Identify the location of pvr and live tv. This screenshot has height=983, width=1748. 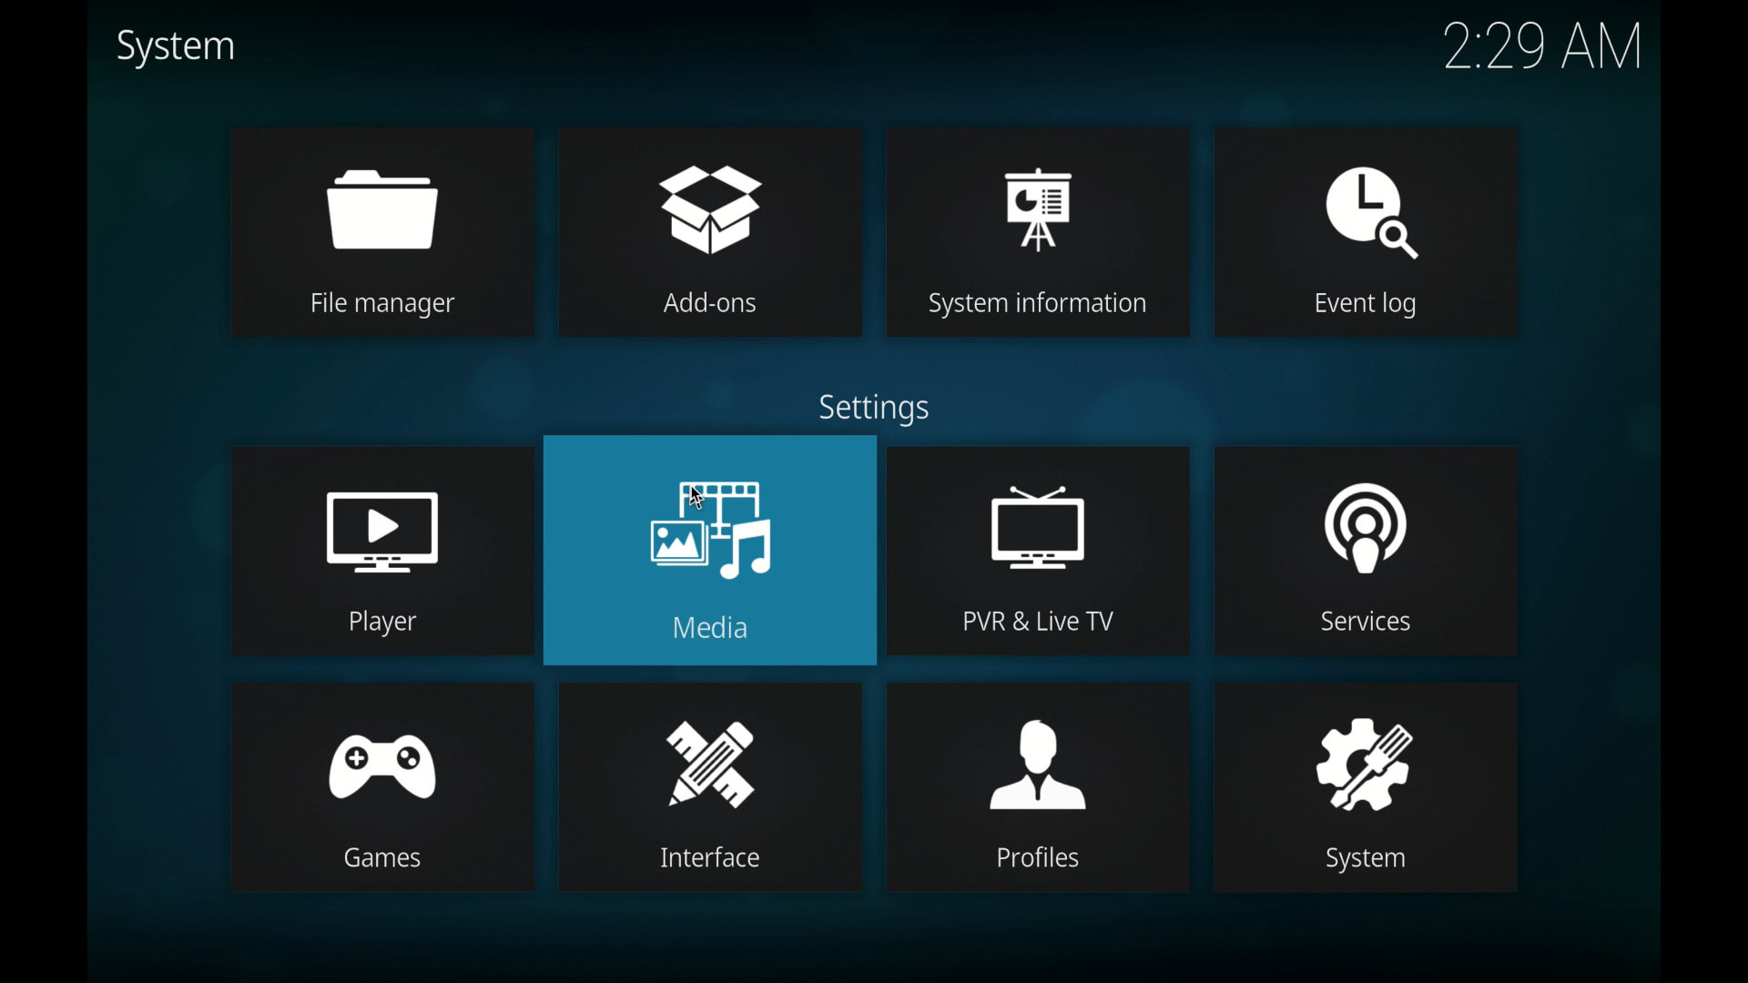
(1034, 509).